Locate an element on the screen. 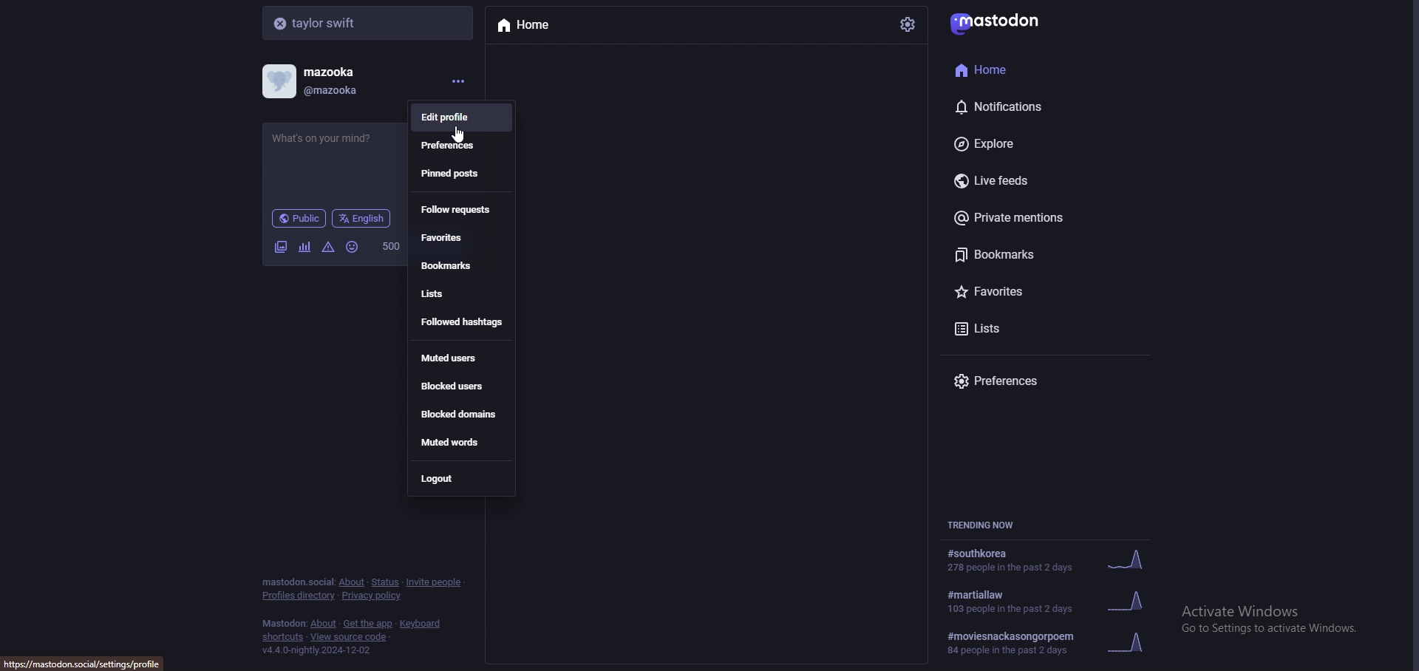 Image resolution: width=1419 pixels, height=671 pixels. logout is located at coordinates (461, 477).